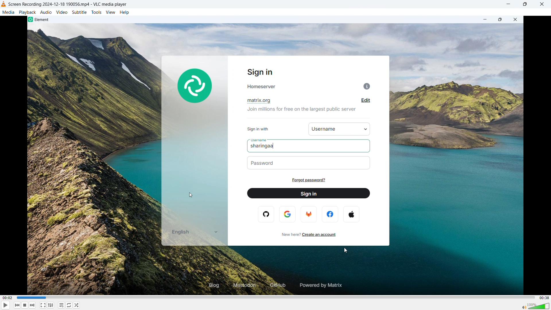 The width and height of the screenshot is (551, 310). What do you see at coordinates (61, 305) in the screenshot?
I see `toggle playlist` at bounding box center [61, 305].